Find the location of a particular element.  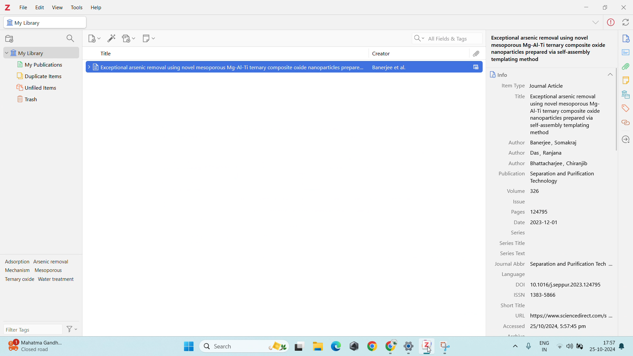

file is located at coordinates (23, 8).